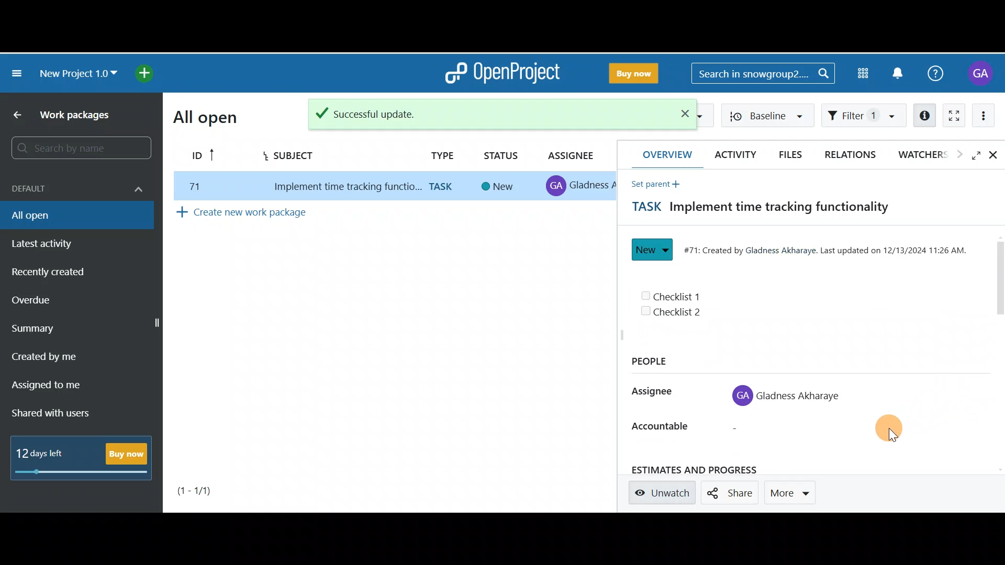  Describe the element at coordinates (128, 454) in the screenshot. I see `Buy now` at that location.